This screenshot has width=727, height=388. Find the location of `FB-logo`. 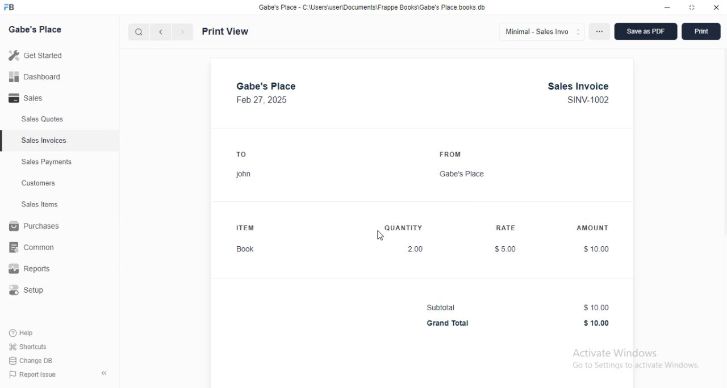

FB-logo is located at coordinates (9, 7).